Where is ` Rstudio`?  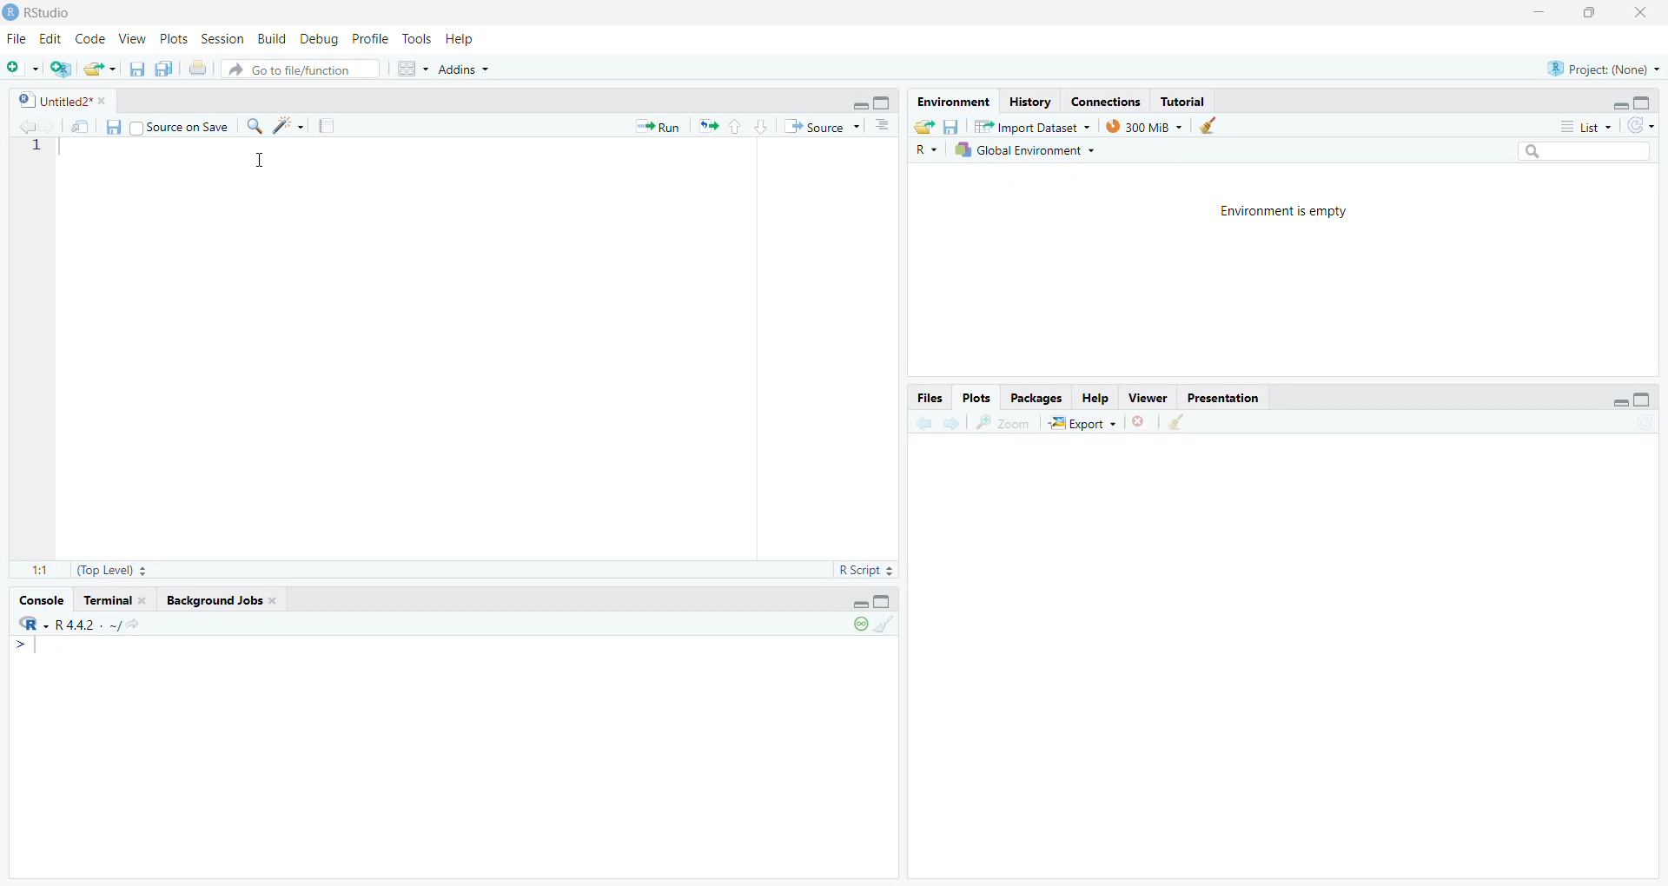  Rstudio is located at coordinates (38, 13).